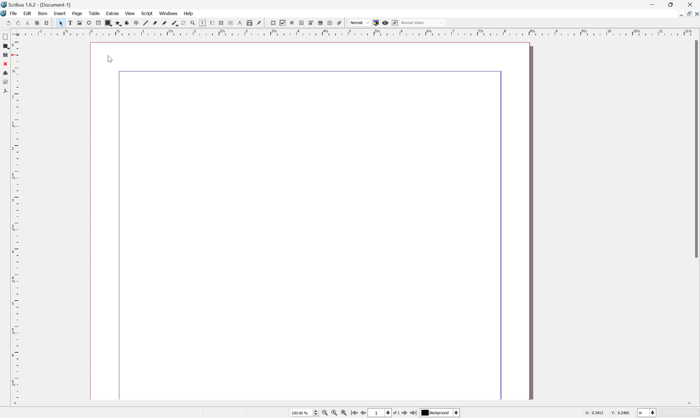 The height and width of the screenshot is (418, 700). What do you see at coordinates (383, 413) in the screenshot?
I see `select current page` at bounding box center [383, 413].